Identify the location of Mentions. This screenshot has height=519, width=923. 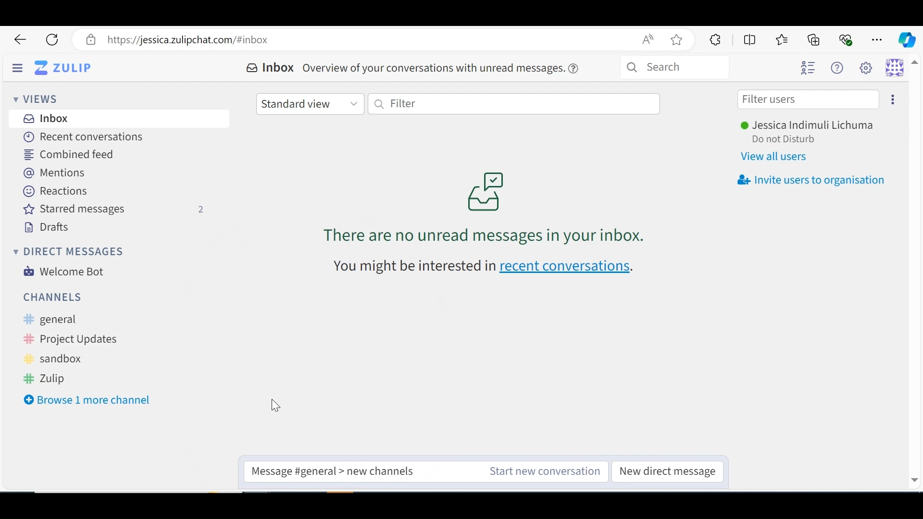
(56, 173).